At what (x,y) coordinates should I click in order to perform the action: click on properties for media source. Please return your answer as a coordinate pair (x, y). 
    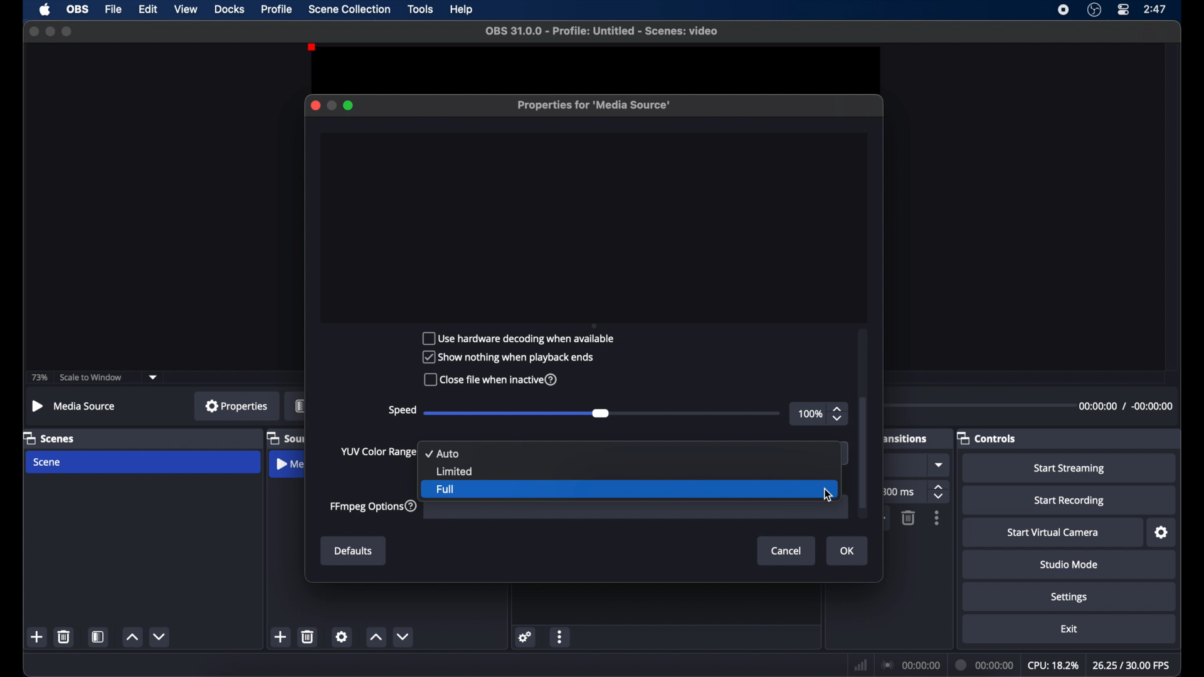
    Looking at the image, I should click on (596, 105).